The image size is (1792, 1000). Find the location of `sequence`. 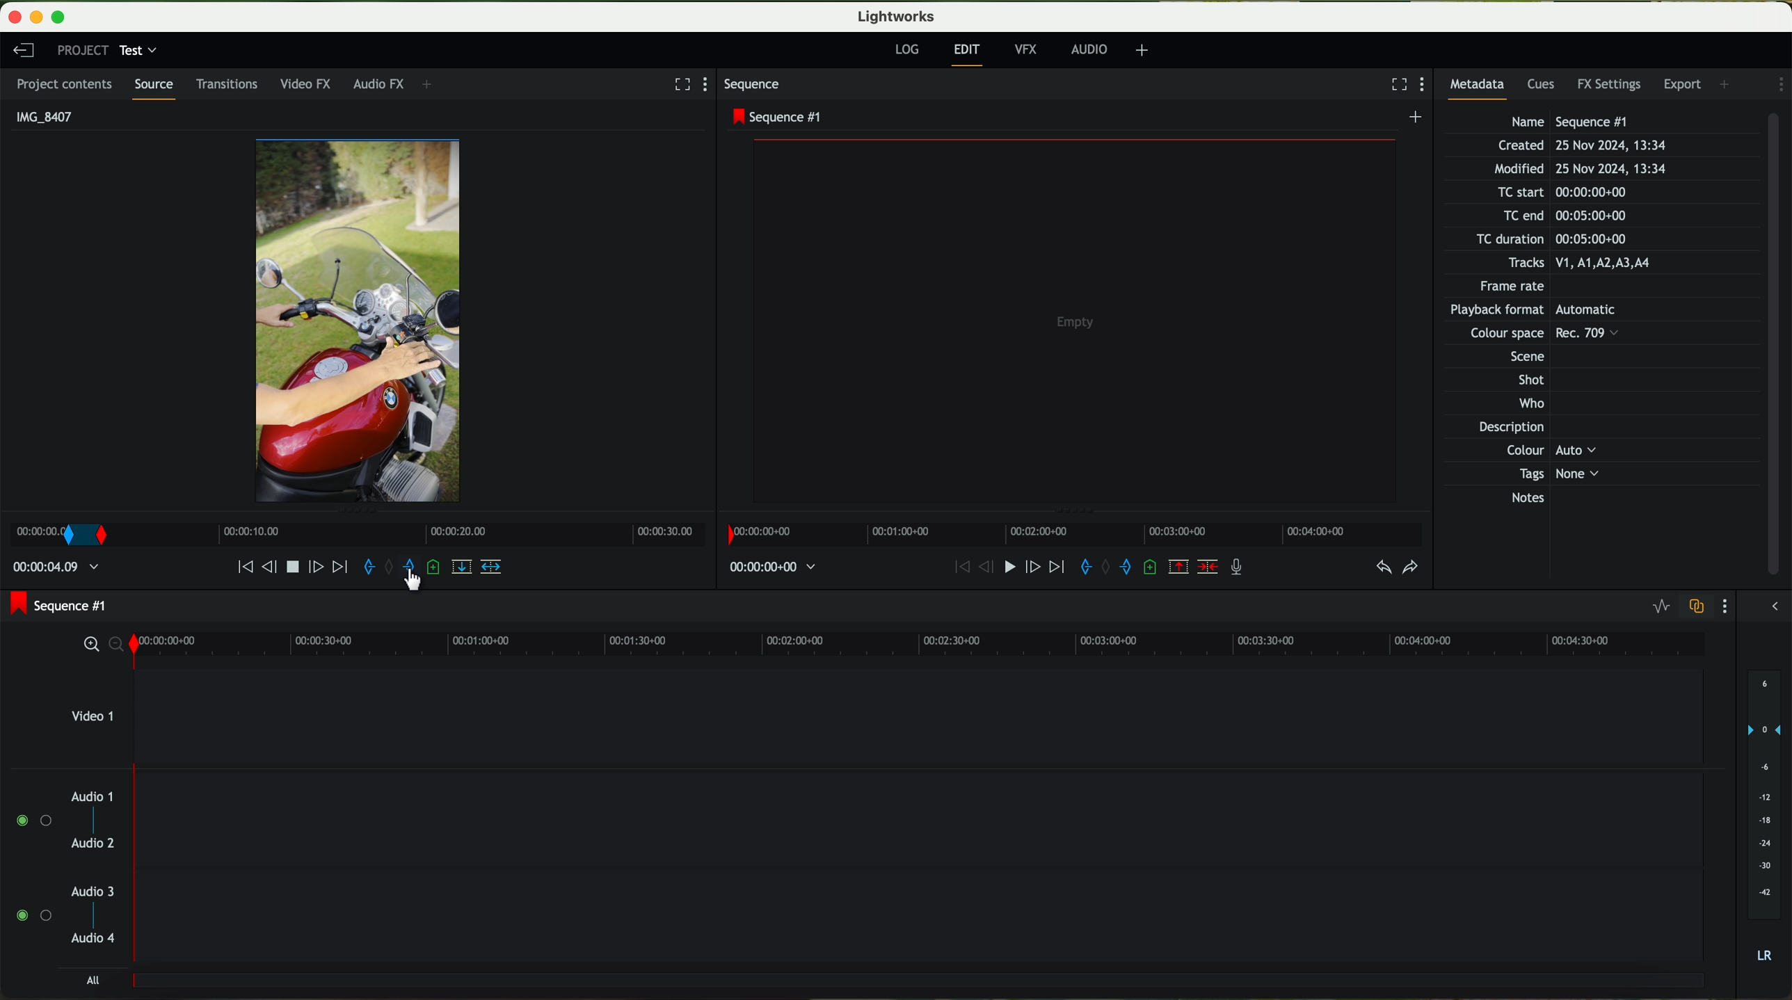

sequence is located at coordinates (757, 86).